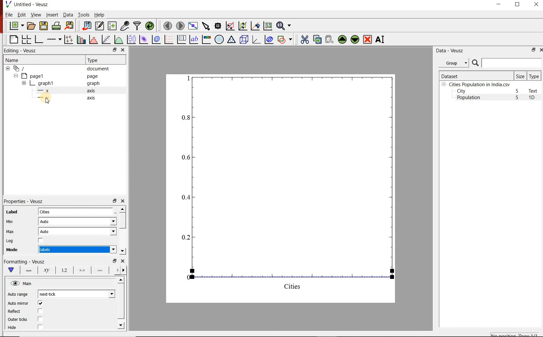 This screenshot has width=543, height=337. I want to click on renames the selected widget, so click(380, 39).